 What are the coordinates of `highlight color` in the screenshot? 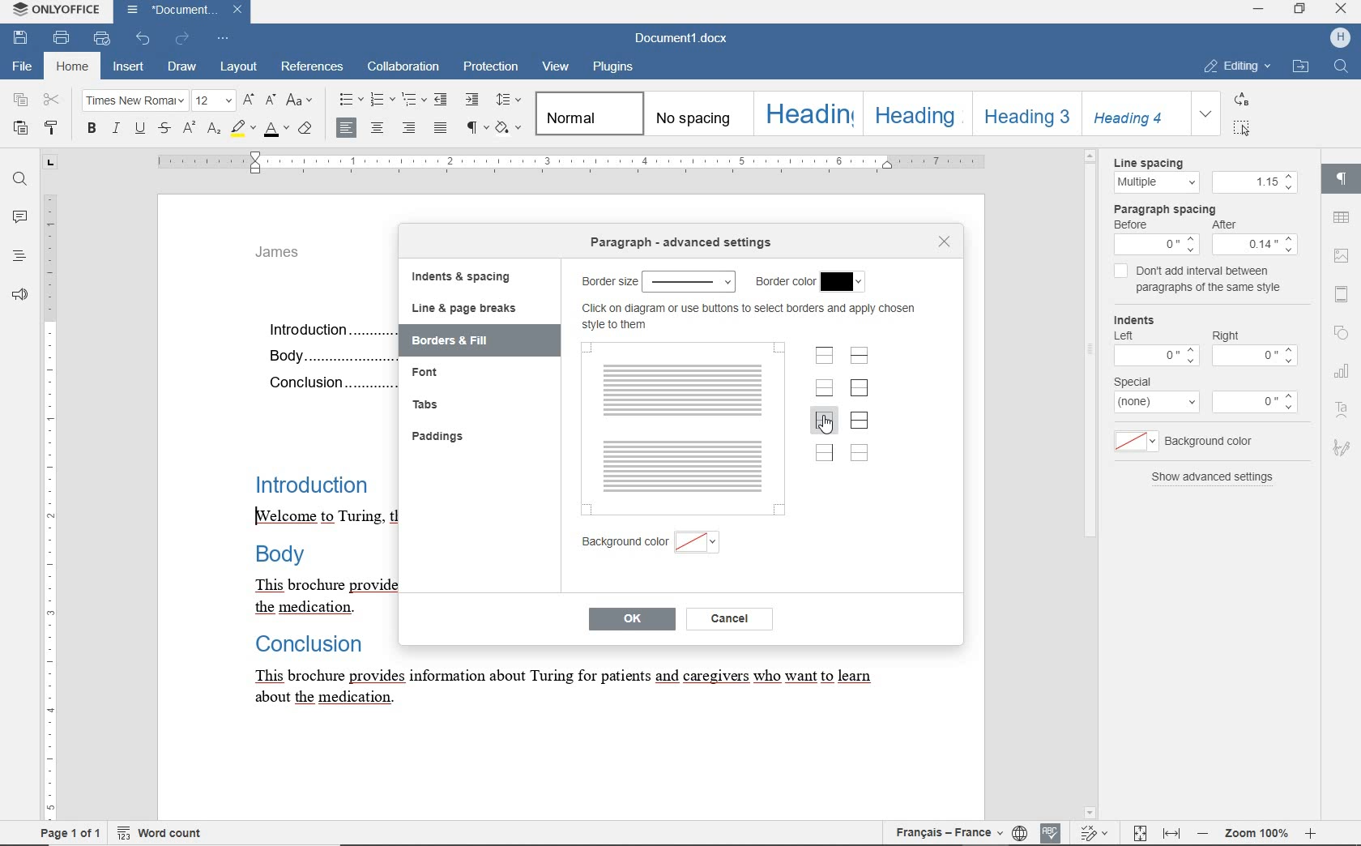 It's located at (244, 130).